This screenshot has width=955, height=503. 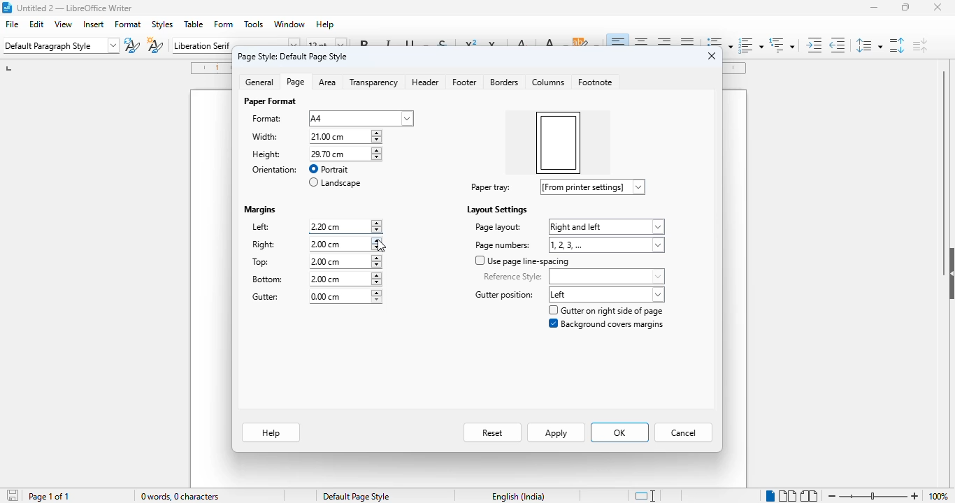 I want to click on height input box, so click(x=332, y=154).